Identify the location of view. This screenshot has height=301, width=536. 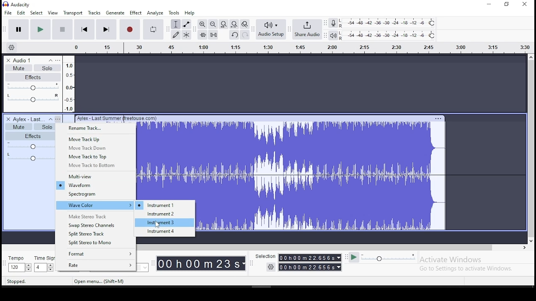
(53, 13).